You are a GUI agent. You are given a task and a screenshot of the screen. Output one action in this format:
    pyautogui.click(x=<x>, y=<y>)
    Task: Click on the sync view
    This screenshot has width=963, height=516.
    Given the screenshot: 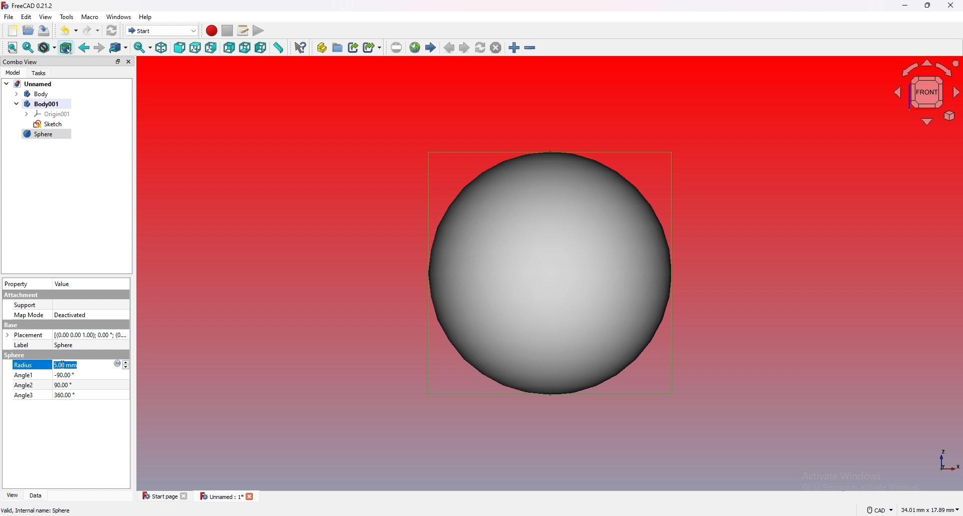 What is the action you would take?
    pyautogui.click(x=142, y=48)
    